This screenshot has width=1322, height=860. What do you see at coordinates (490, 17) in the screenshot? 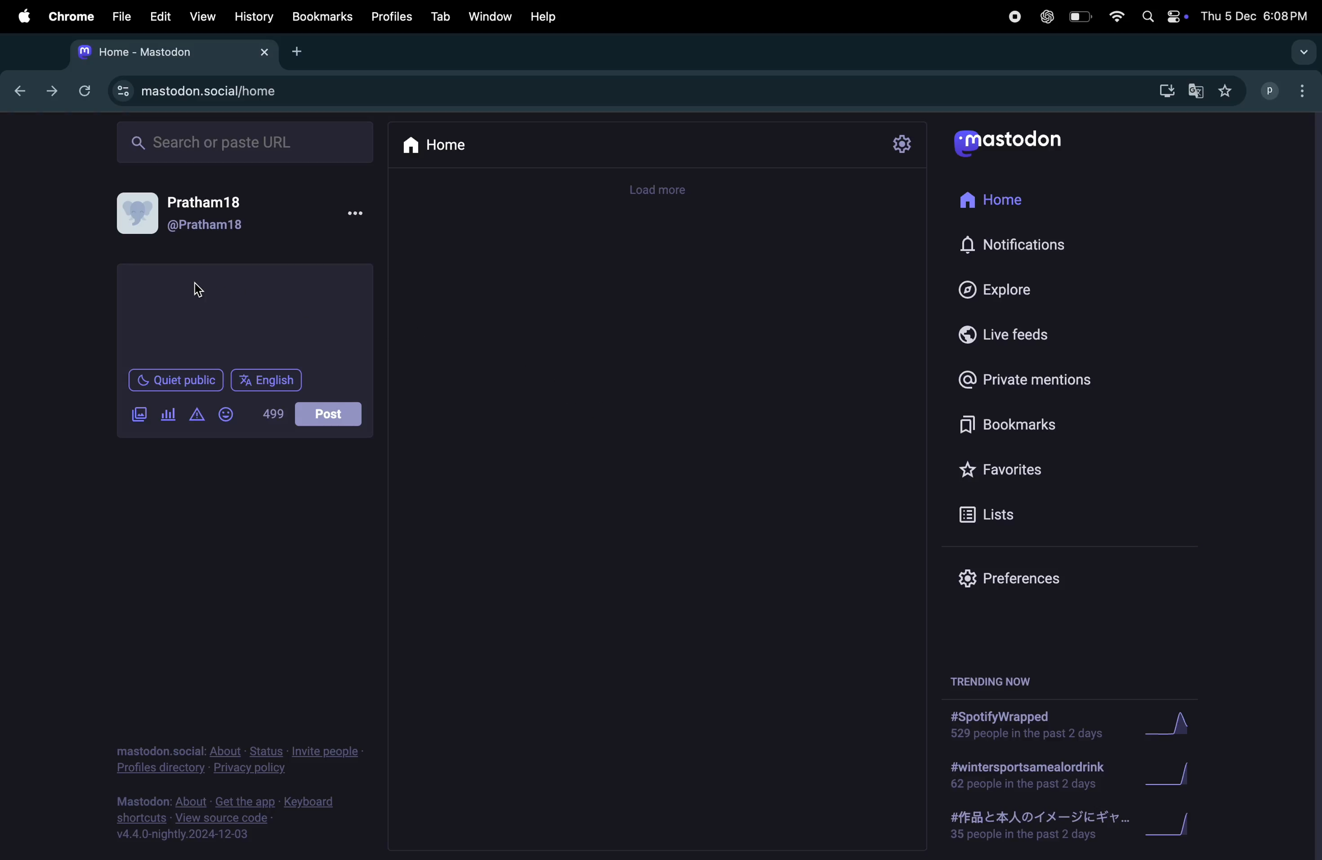
I see `window` at bounding box center [490, 17].